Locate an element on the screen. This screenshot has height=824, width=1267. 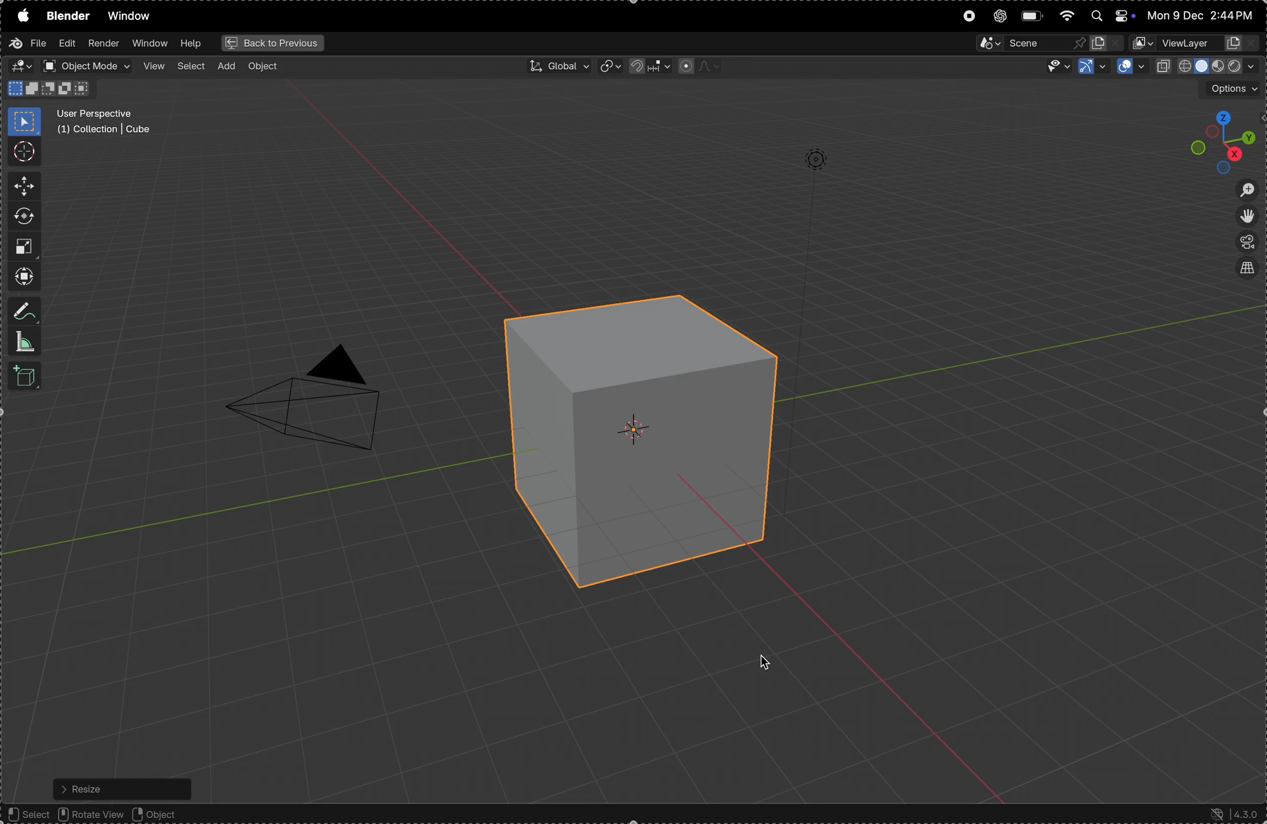
select is located at coordinates (193, 67).